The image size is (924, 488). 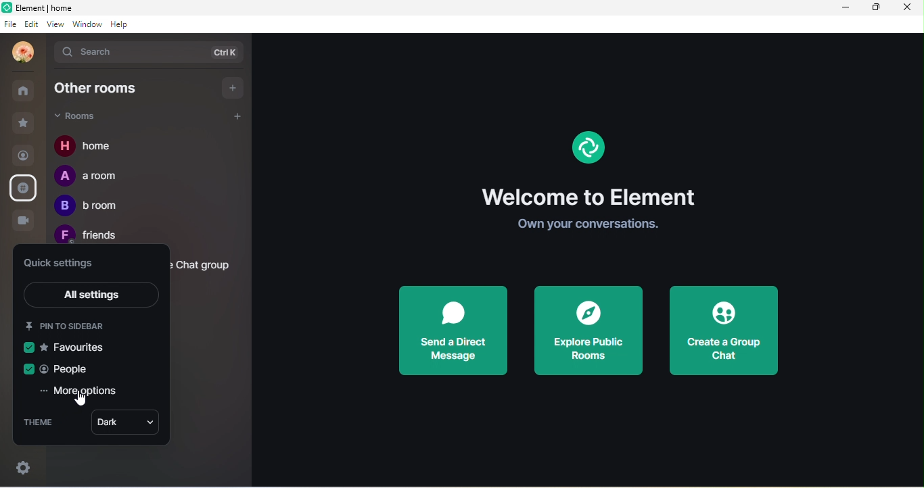 What do you see at coordinates (7, 8) in the screenshot?
I see `logo` at bounding box center [7, 8].